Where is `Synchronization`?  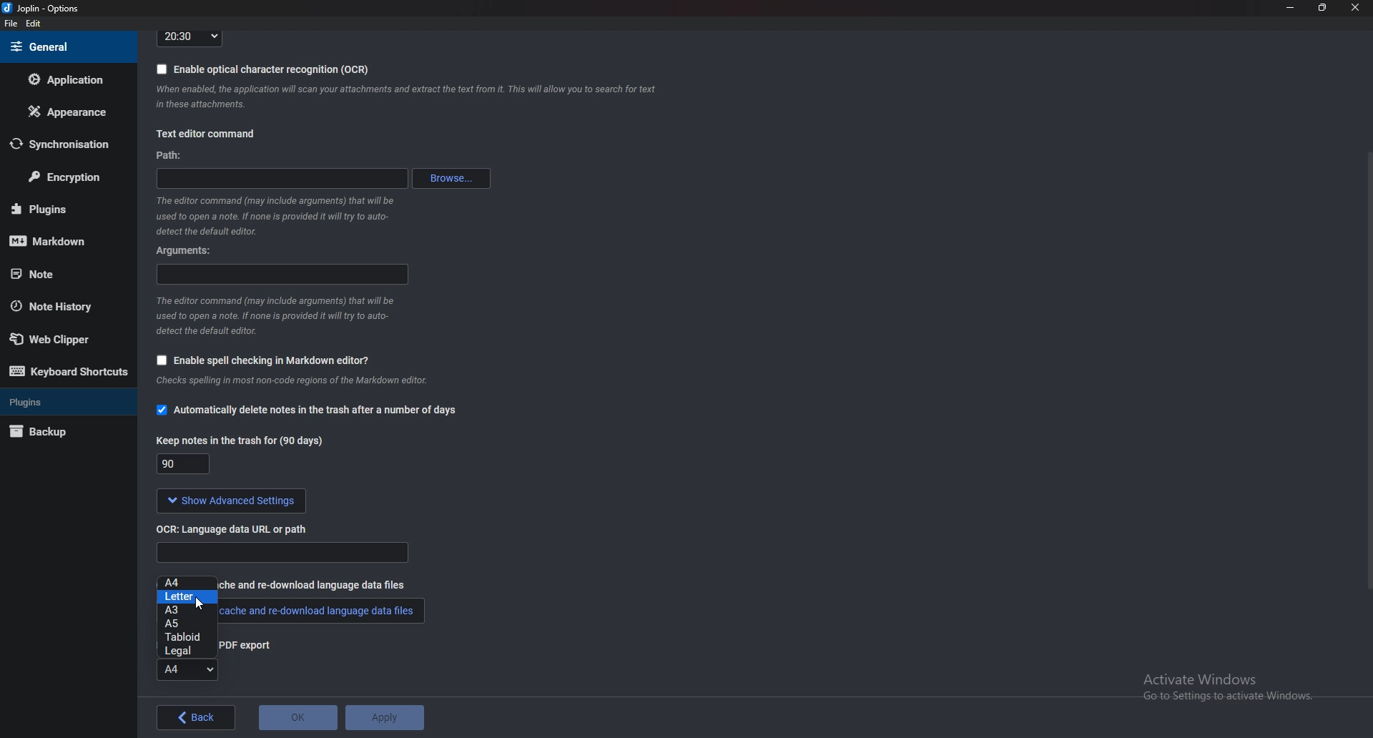 Synchronization is located at coordinates (60, 144).